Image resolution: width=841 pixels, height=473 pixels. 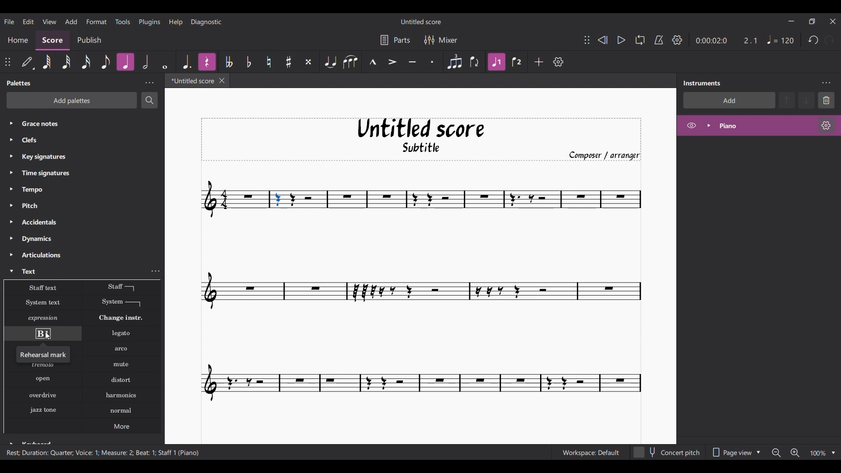 I want to click on Delete selection, so click(x=826, y=100).